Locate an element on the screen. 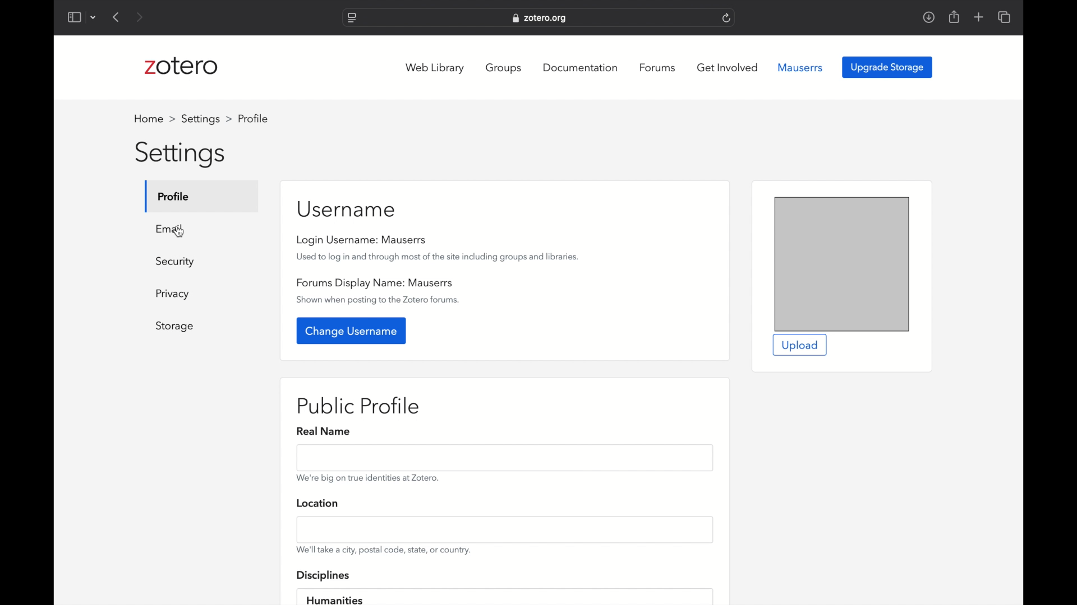  next is located at coordinates (141, 17).